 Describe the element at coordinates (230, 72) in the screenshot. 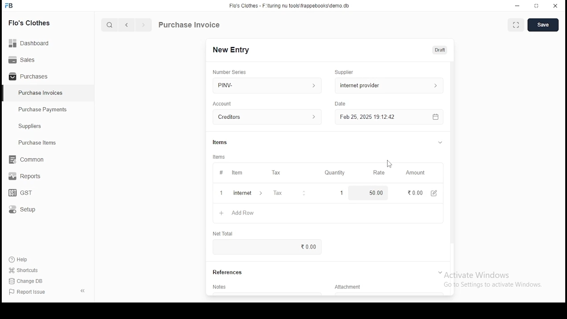

I see `number series` at that location.